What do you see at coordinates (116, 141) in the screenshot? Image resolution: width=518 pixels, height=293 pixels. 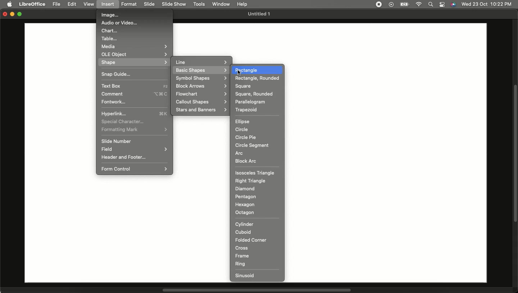 I see `Slide number` at bounding box center [116, 141].